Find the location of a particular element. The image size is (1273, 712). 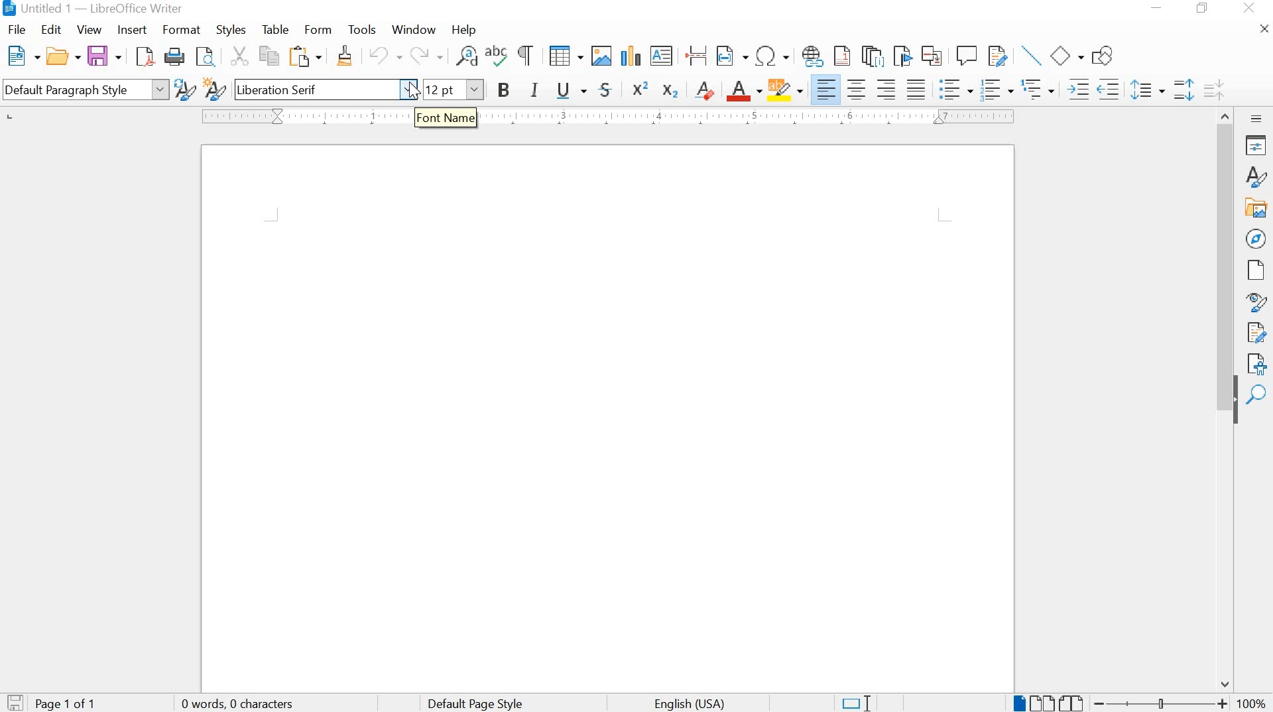

SAVE is located at coordinates (103, 56).